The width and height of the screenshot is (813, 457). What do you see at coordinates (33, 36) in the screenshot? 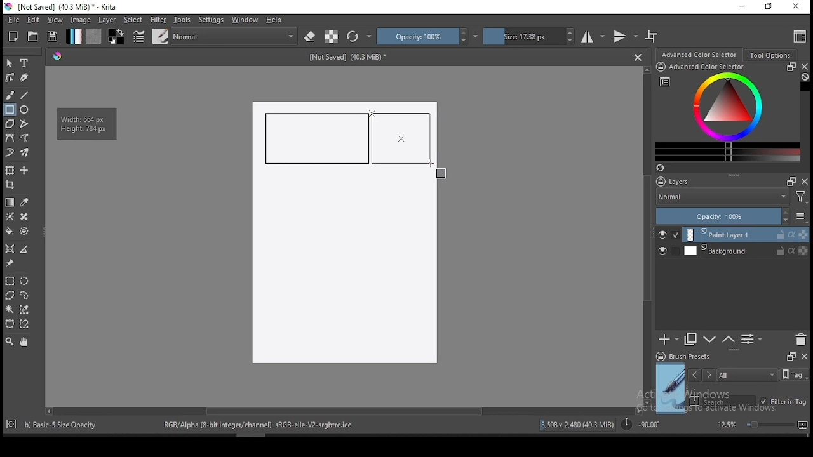
I see `open` at bounding box center [33, 36].